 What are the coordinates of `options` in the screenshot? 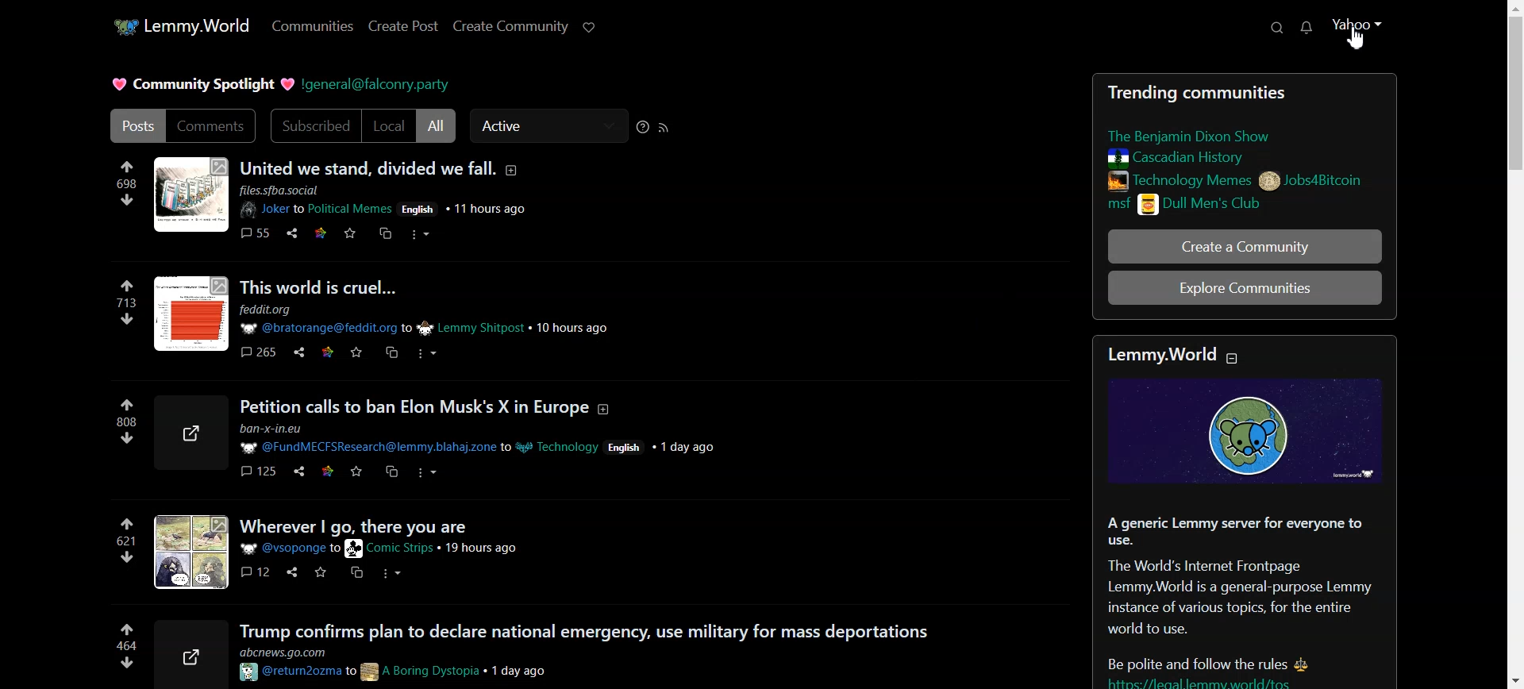 It's located at (433, 236).